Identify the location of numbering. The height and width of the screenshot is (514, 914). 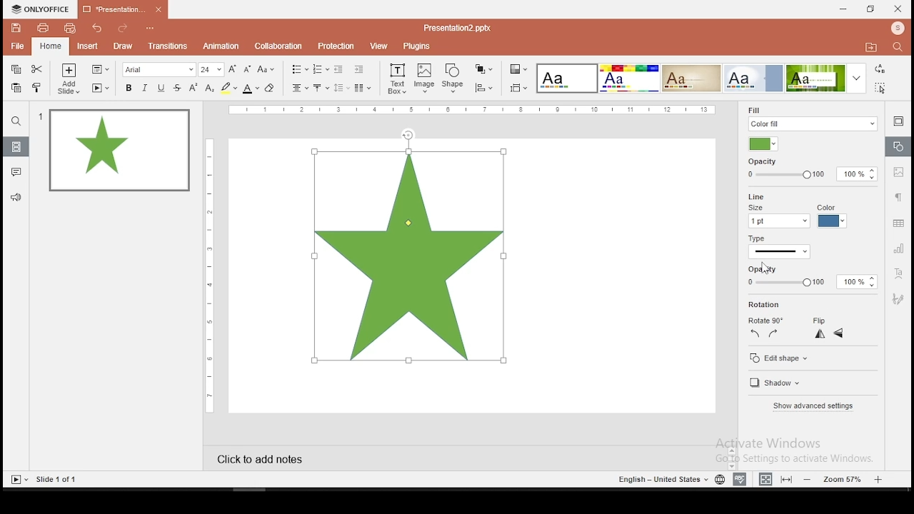
(321, 69).